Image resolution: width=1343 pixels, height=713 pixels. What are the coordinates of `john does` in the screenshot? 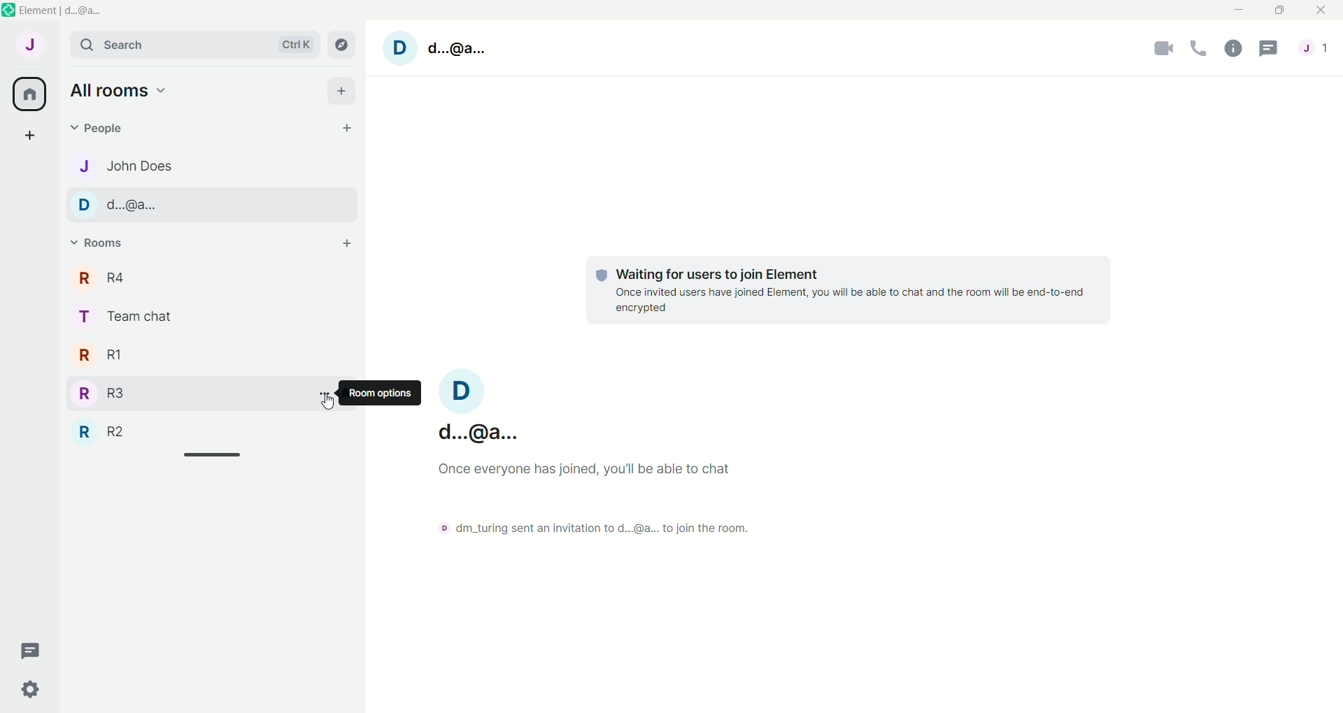 It's located at (215, 164).